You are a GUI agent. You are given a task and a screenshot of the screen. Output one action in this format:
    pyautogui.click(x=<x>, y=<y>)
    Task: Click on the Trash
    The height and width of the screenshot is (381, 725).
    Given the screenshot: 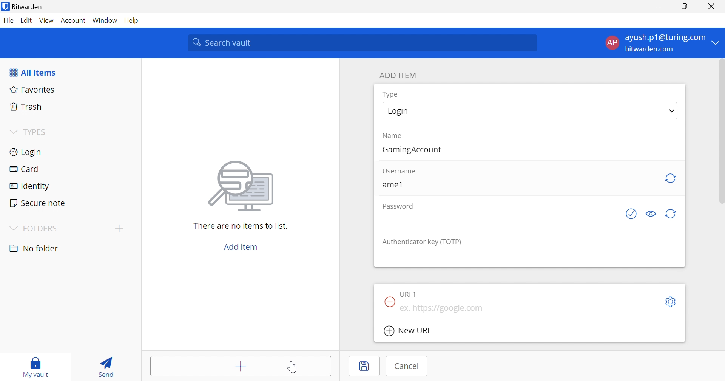 What is the action you would take?
    pyautogui.click(x=28, y=108)
    